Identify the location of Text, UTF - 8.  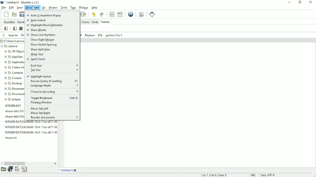
(268, 175).